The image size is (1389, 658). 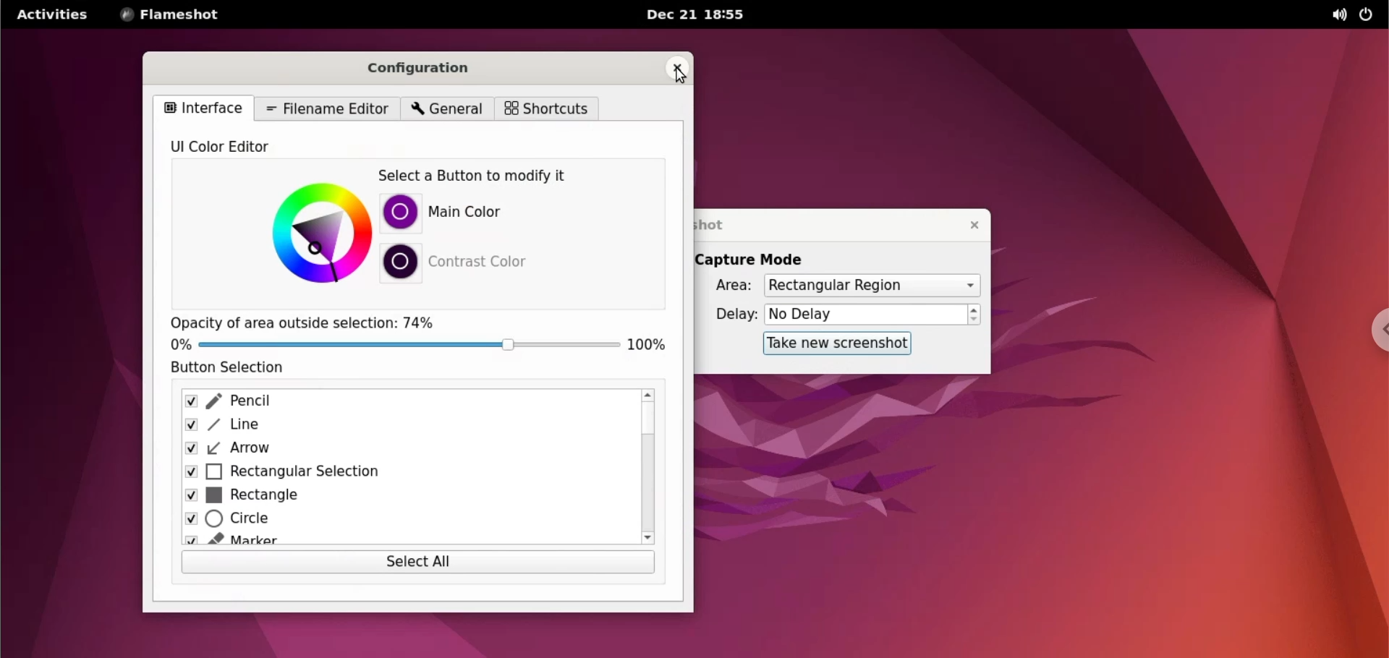 What do you see at coordinates (697, 16) in the screenshot?
I see `Dec 21 18:55` at bounding box center [697, 16].